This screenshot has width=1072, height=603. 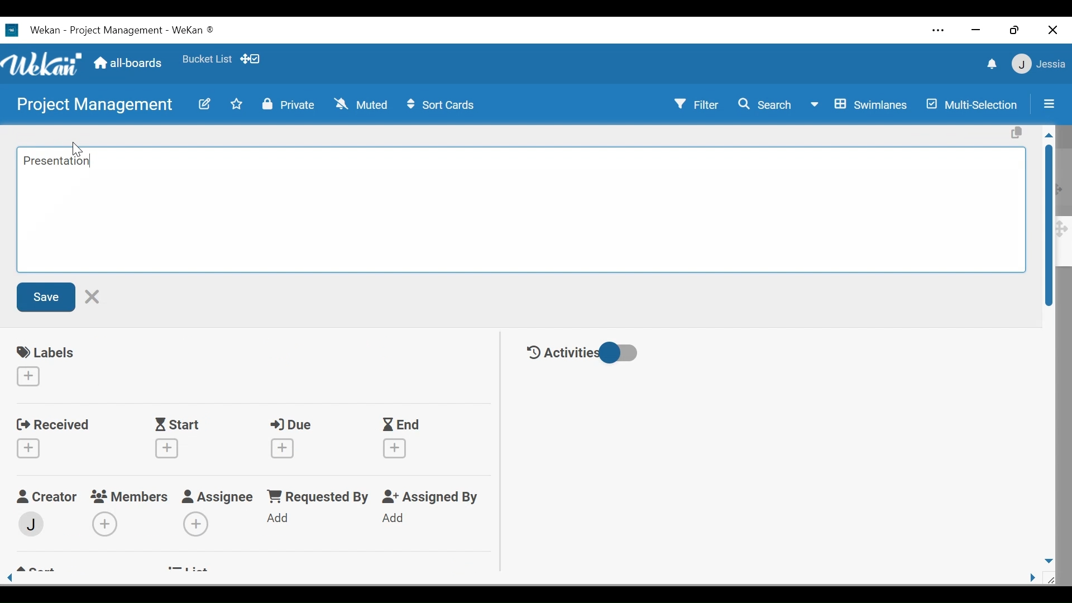 What do you see at coordinates (205, 104) in the screenshot?
I see `edit` at bounding box center [205, 104].